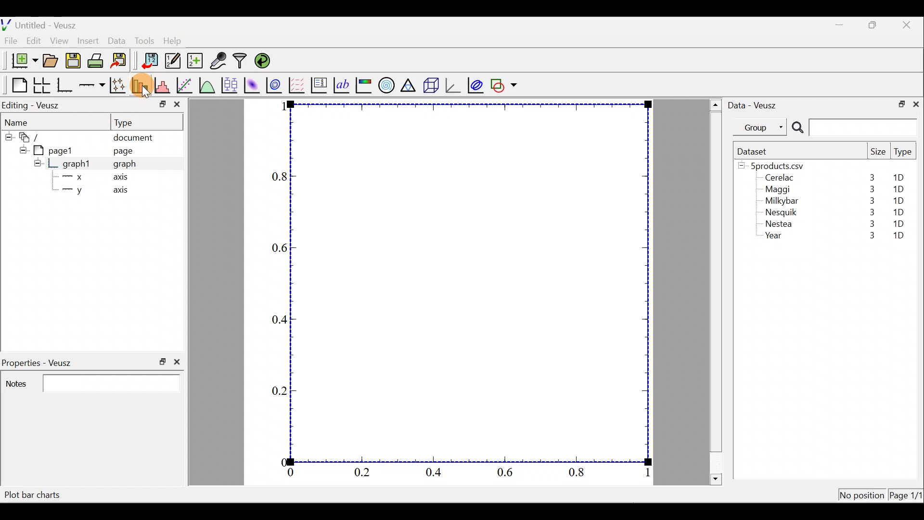  Describe the element at coordinates (779, 191) in the screenshot. I see `Maggi` at that location.